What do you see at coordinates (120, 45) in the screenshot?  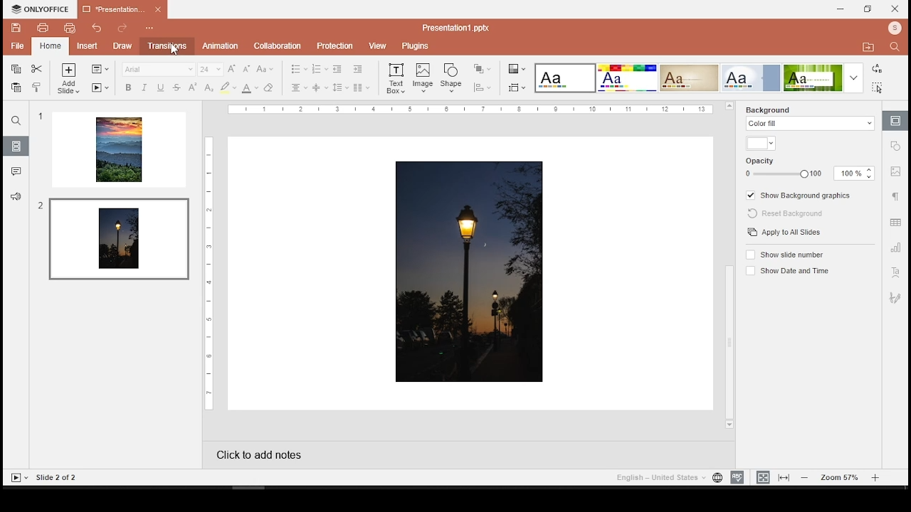 I see `draw` at bounding box center [120, 45].